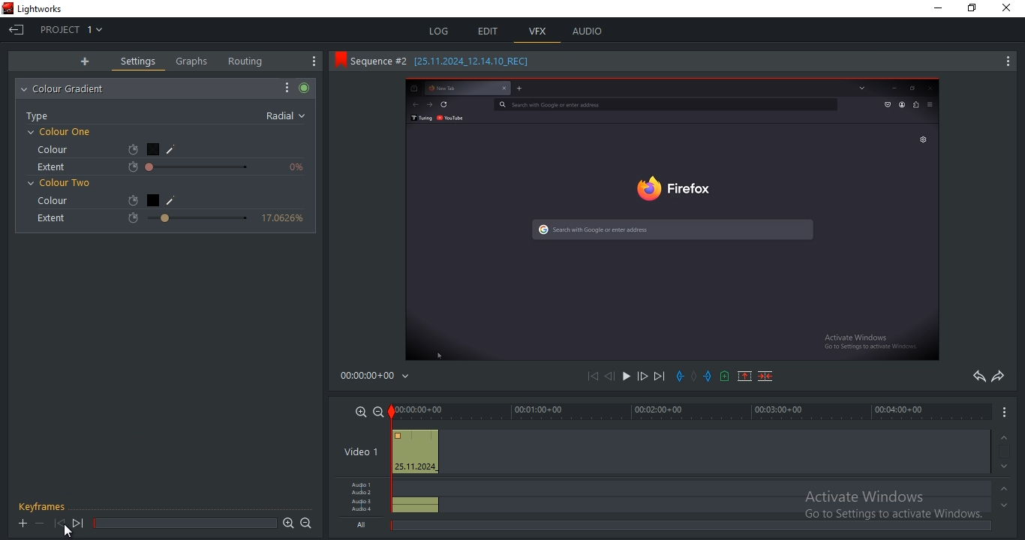  What do you see at coordinates (447, 62) in the screenshot?
I see `Sequence information` at bounding box center [447, 62].